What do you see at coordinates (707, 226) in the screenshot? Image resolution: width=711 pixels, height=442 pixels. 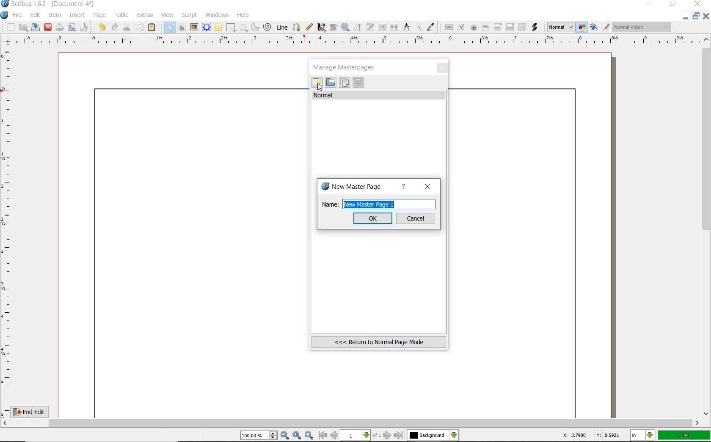 I see `scrollbar` at bounding box center [707, 226].